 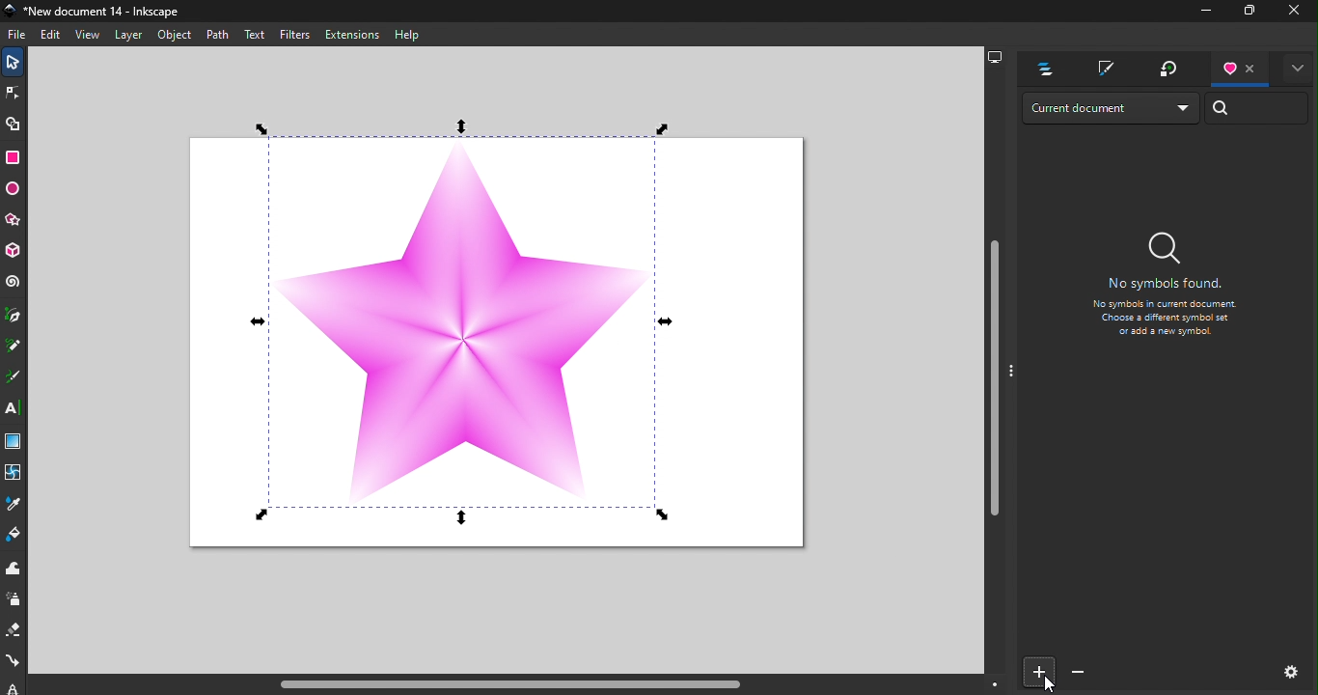 What do you see at coordinates (13, 93) in the screenshot?
I see `Node tool` at bounding box center [13, 93].